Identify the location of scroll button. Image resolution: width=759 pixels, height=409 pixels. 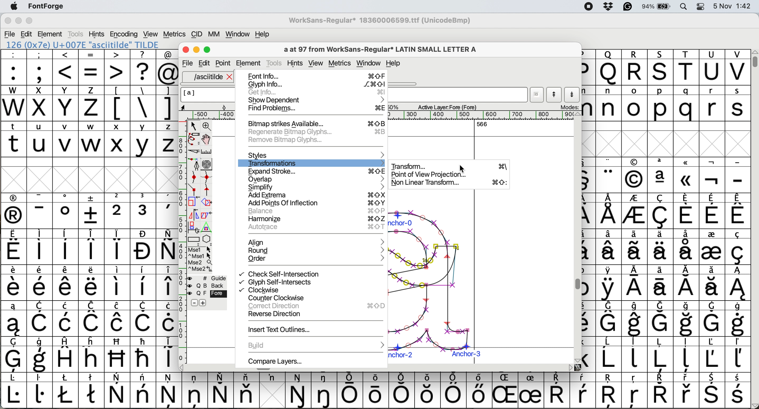
(182, 367).